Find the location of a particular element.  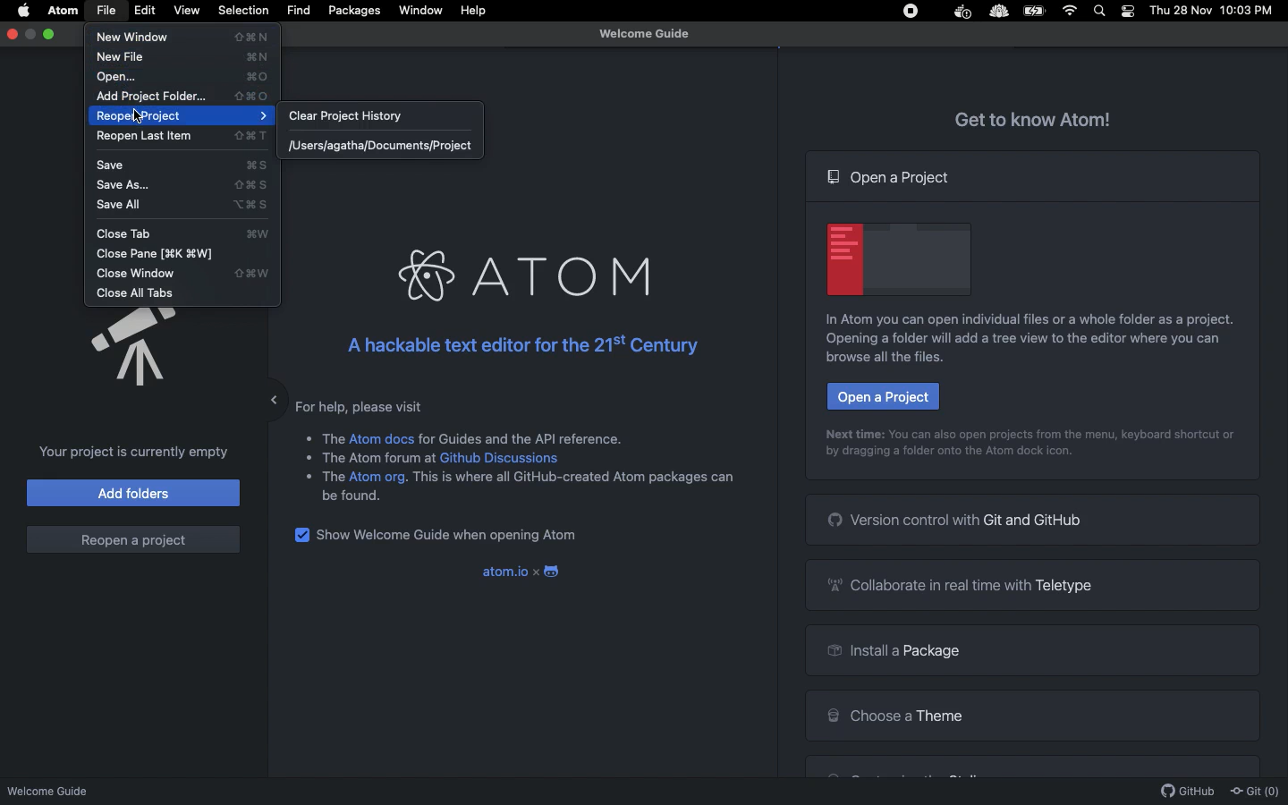

Get to know Atom is located at coordinates (1034, 117).